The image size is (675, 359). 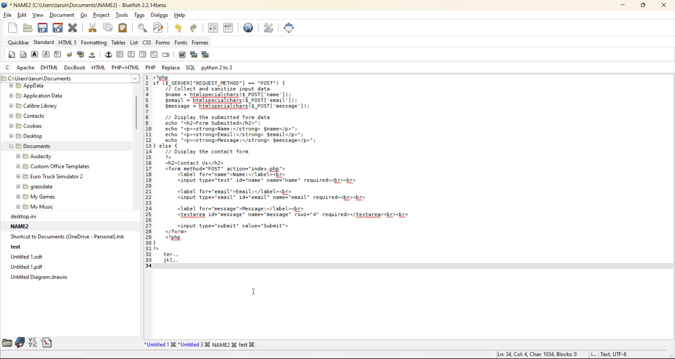 What do you see at coordinates (291, 28) in the screenshot?
I see `fullscreen` at bounding box center [291, 28].